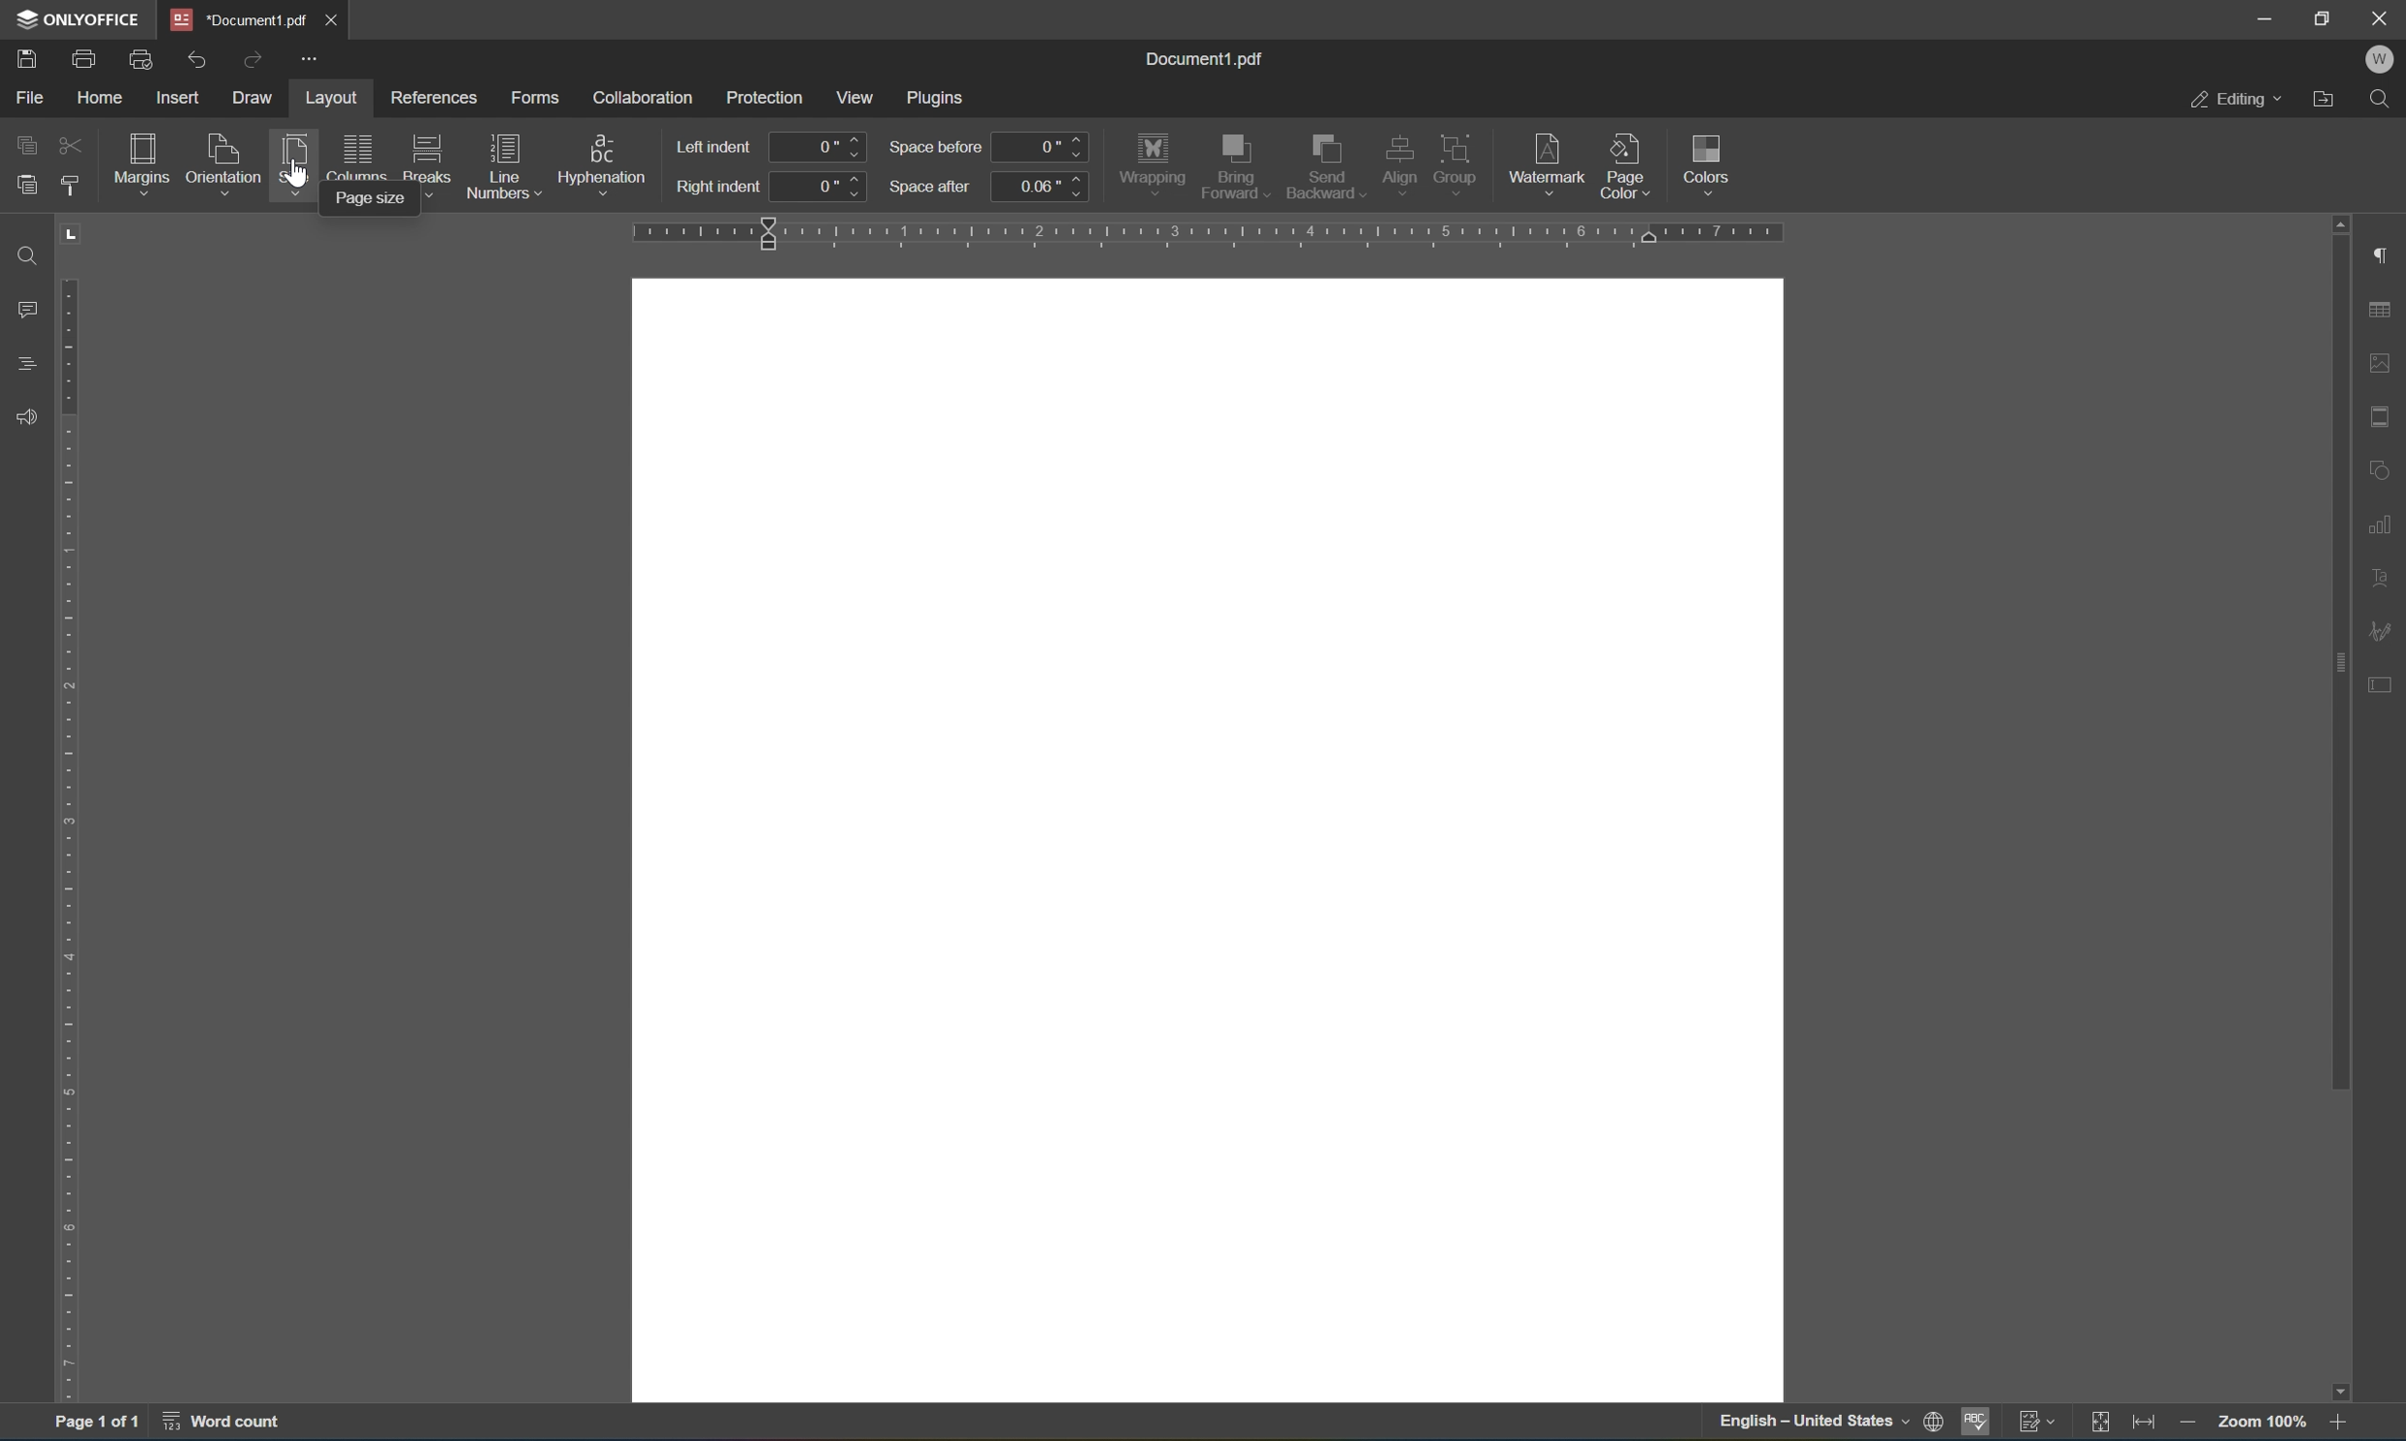  Describe the element at coordinates (2041, 1424) in the screenshot. I see `track changes` at that location.